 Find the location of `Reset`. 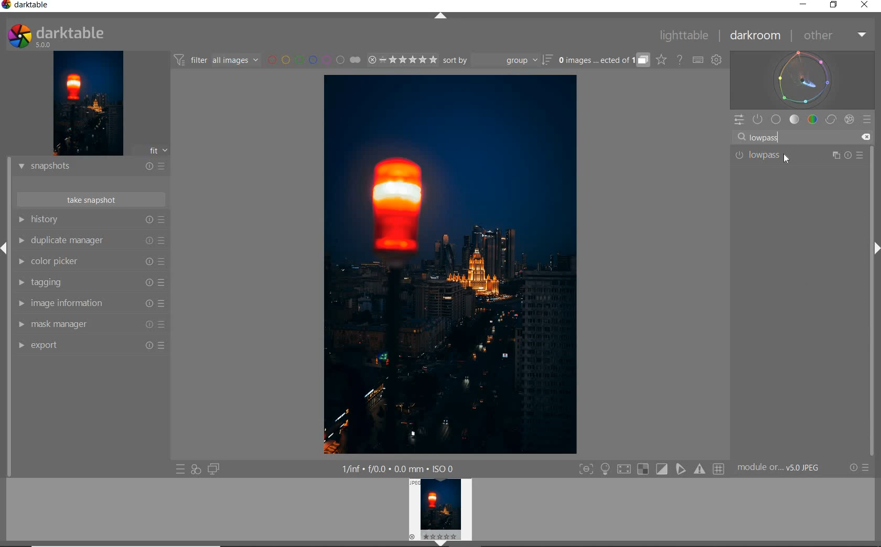

Reset is located at coordinates (151, 305).